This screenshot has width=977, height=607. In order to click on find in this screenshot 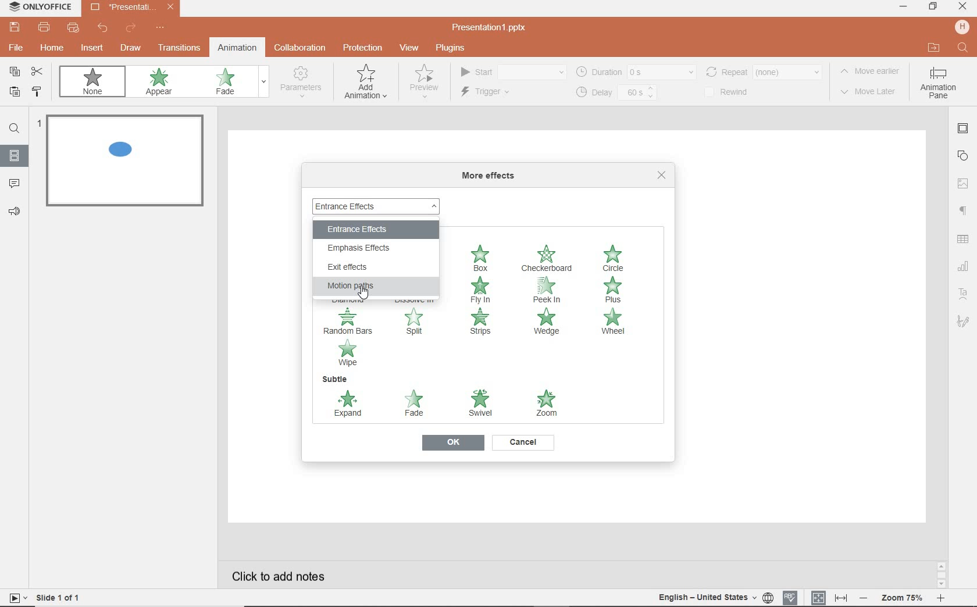, I will do `click(961, 47)`.